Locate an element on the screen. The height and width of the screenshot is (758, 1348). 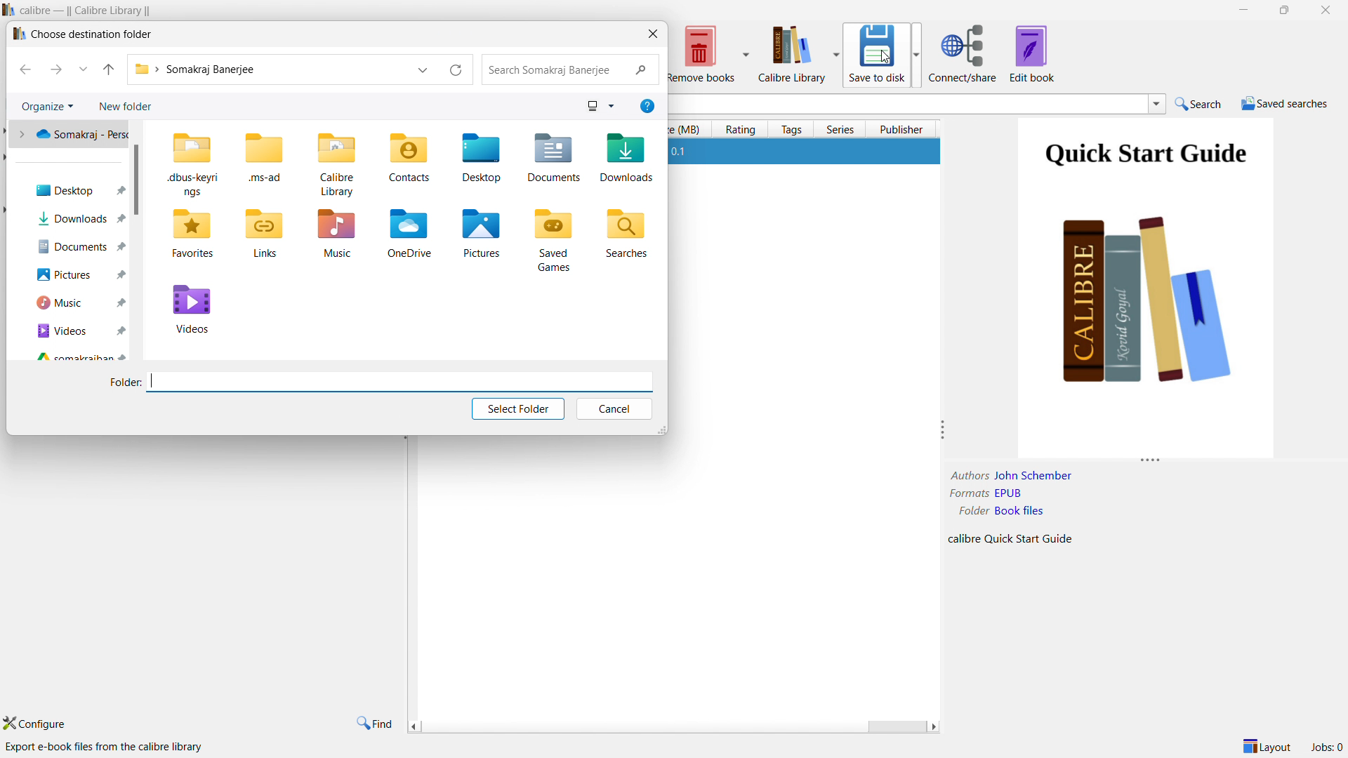
Desktop   is located at coordinates (78, 188).